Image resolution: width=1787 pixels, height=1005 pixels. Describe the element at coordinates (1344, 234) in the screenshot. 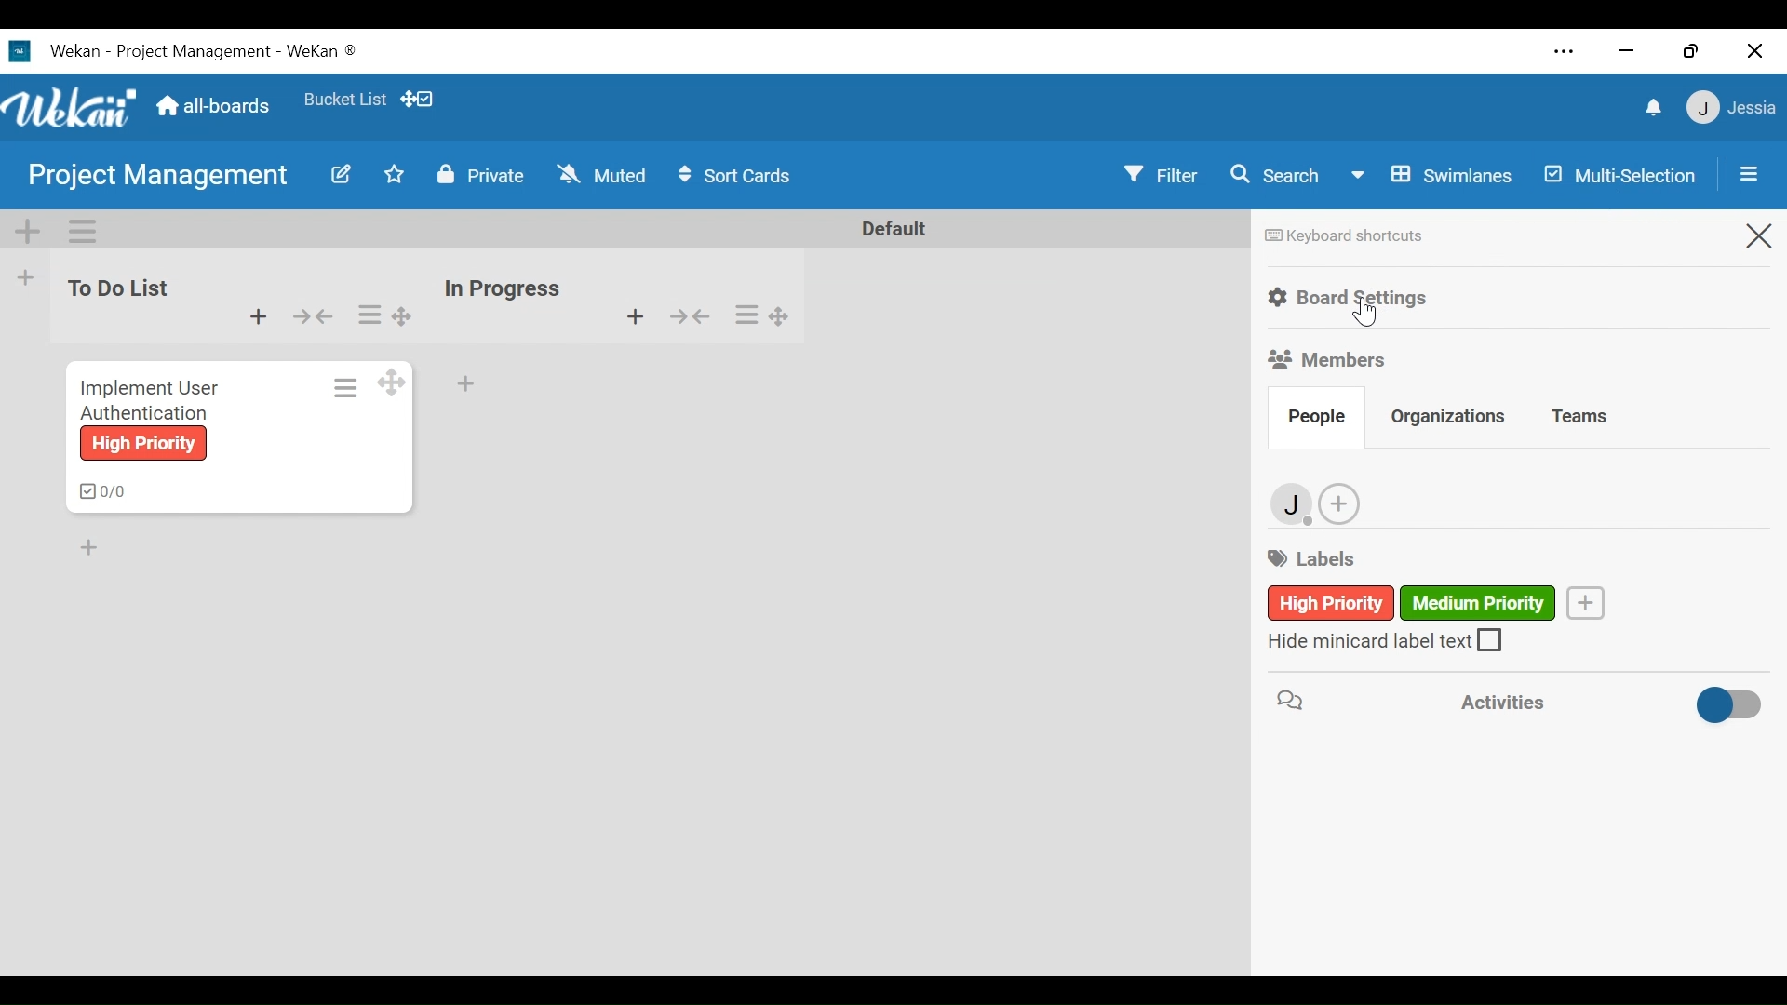

I see `Keyboard shortcut` at that location.